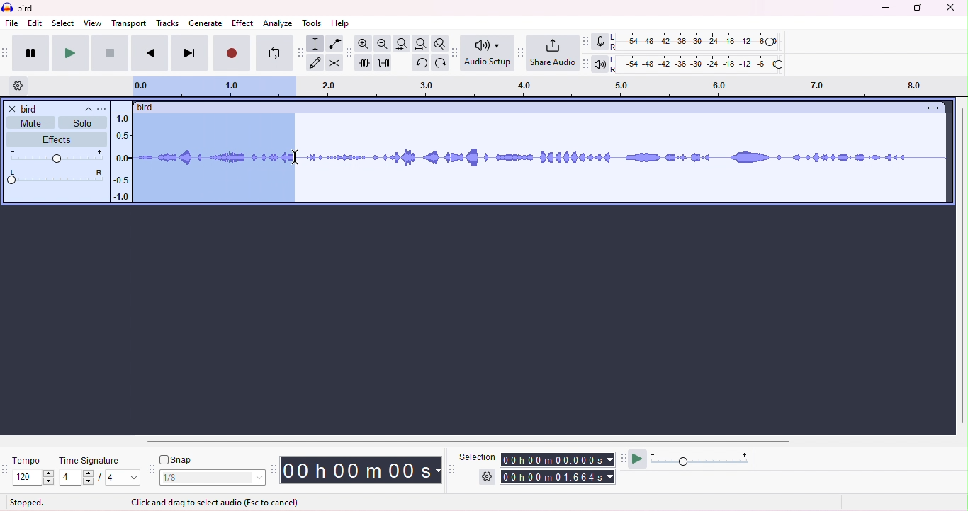 This screenshot has height=511, width=968. I want to click on file, so click(11, 23).